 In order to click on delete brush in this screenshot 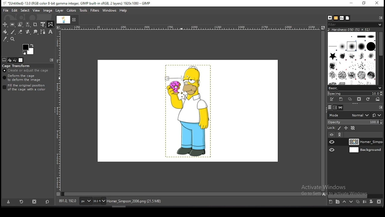, I will do `click(359, 99)`.